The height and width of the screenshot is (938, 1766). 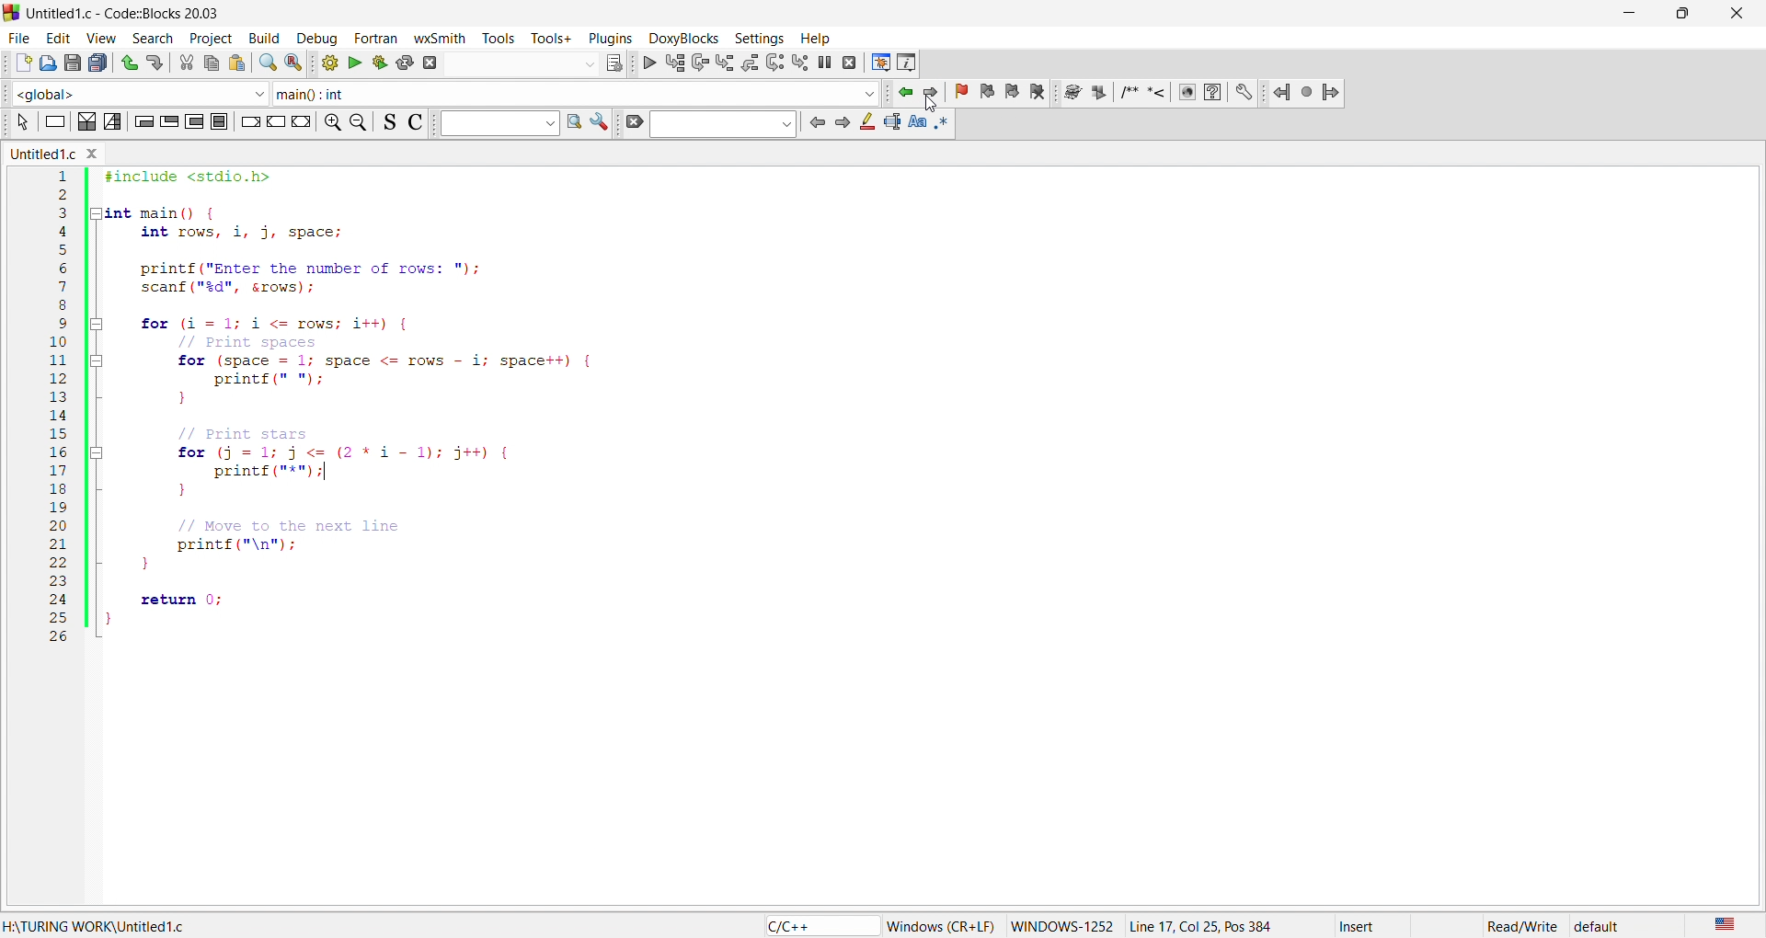 I want to click on doxyblocks, so click(x=684, y=36).